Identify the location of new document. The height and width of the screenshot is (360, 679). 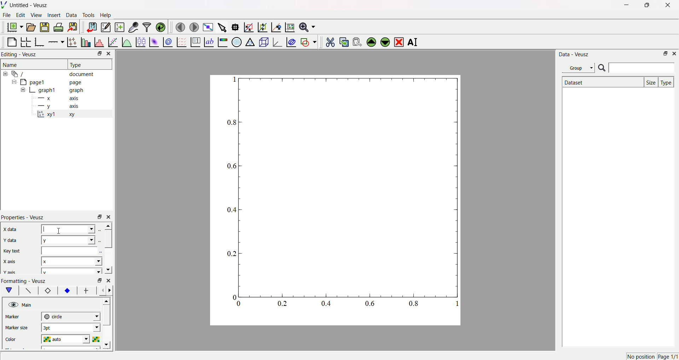
(16, 28).